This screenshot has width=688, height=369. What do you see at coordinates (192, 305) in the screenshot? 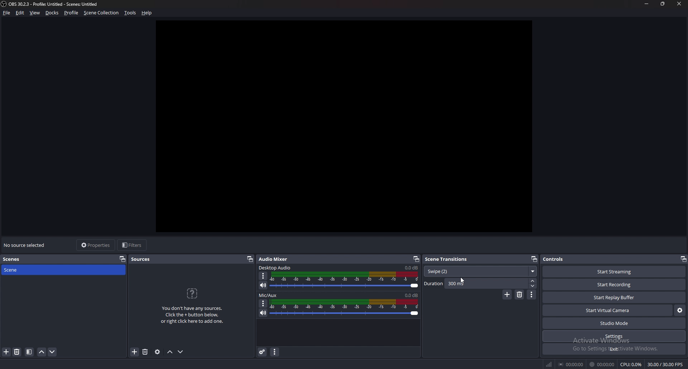
I see `info` at bounding box center [192, 305].